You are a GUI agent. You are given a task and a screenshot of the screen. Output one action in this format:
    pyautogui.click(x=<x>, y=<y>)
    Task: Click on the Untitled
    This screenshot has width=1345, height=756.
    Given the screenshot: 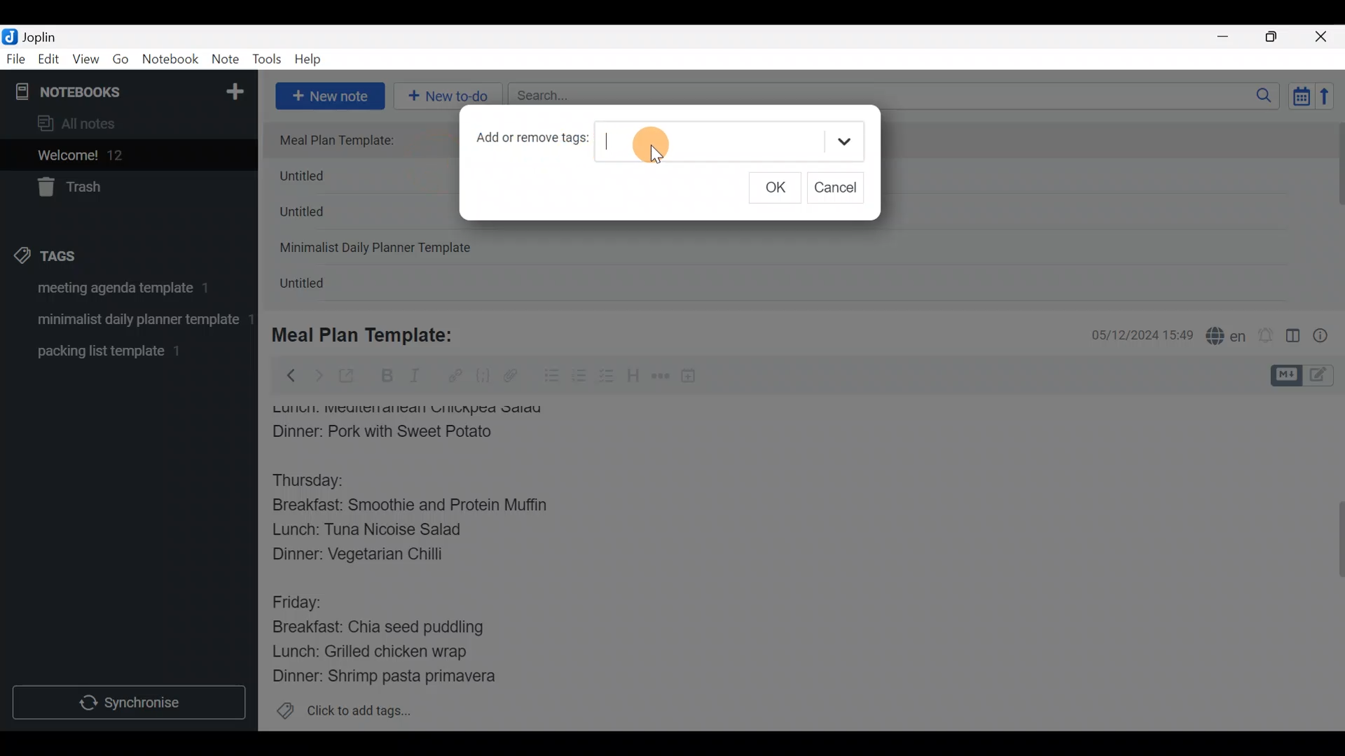 What is the action you would take?
    pyautogui.click(x=318, y=286)
    